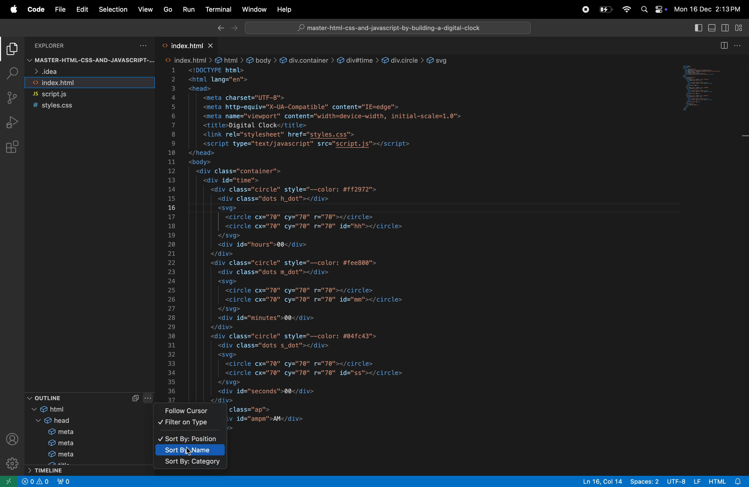  What do you see at coordinates (394, 28) in the screenshot?
I see `master-html-css-and-javascript-by-building-a-digital-clock` at bounding box center [394, 28].